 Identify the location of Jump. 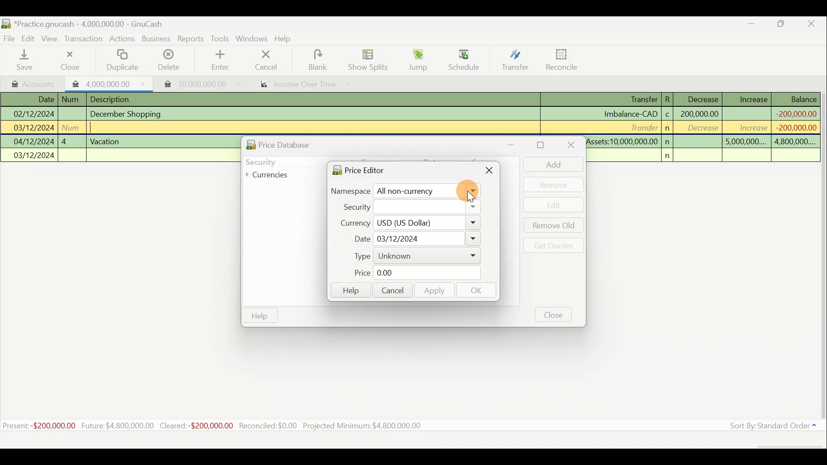
(414, 60).